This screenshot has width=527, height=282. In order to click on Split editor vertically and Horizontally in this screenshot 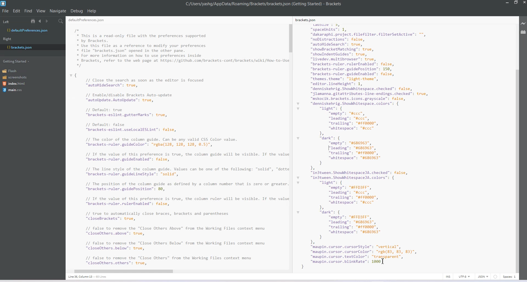, I will do `click(54, 21)`.